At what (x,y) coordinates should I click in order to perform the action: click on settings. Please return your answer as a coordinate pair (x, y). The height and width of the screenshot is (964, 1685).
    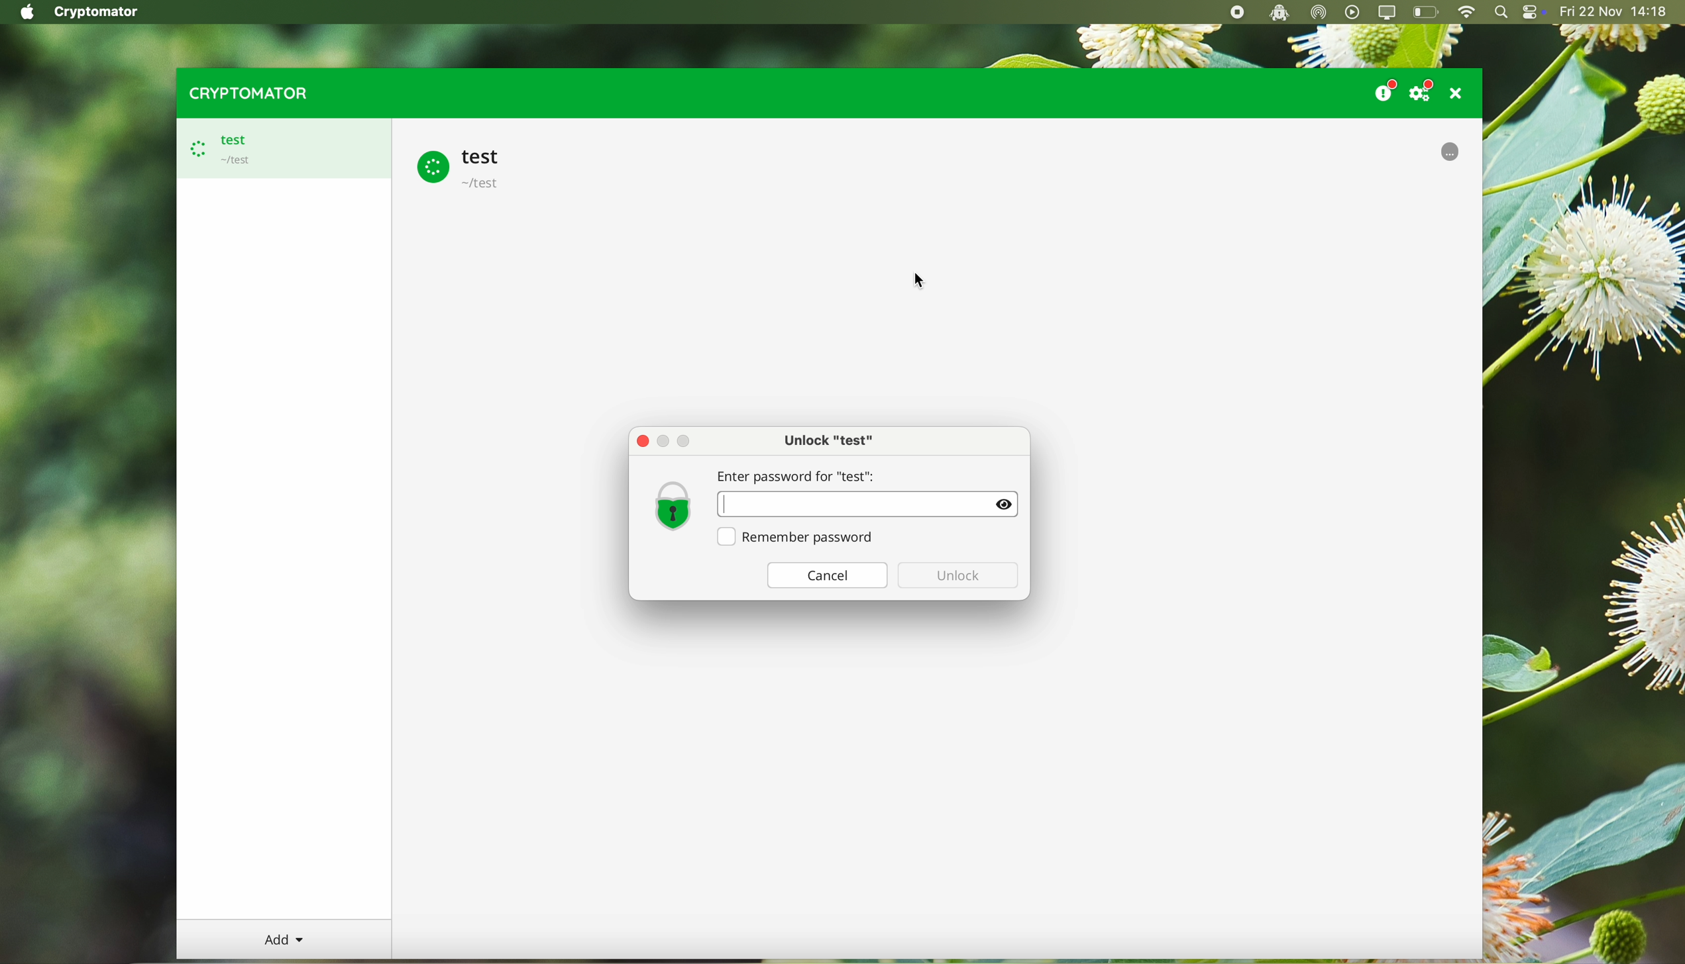
    Looking at the image, I should click on (1425, 90).